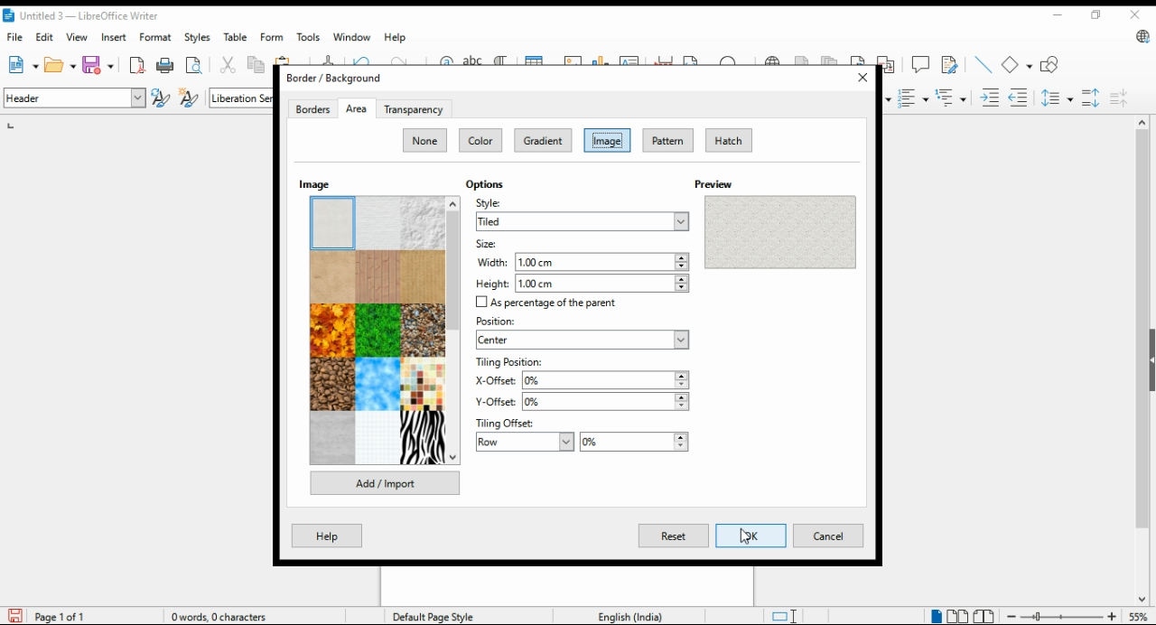 The width and height of the screenshot is (1156, 625). I want to click on window, so click(352, 37).